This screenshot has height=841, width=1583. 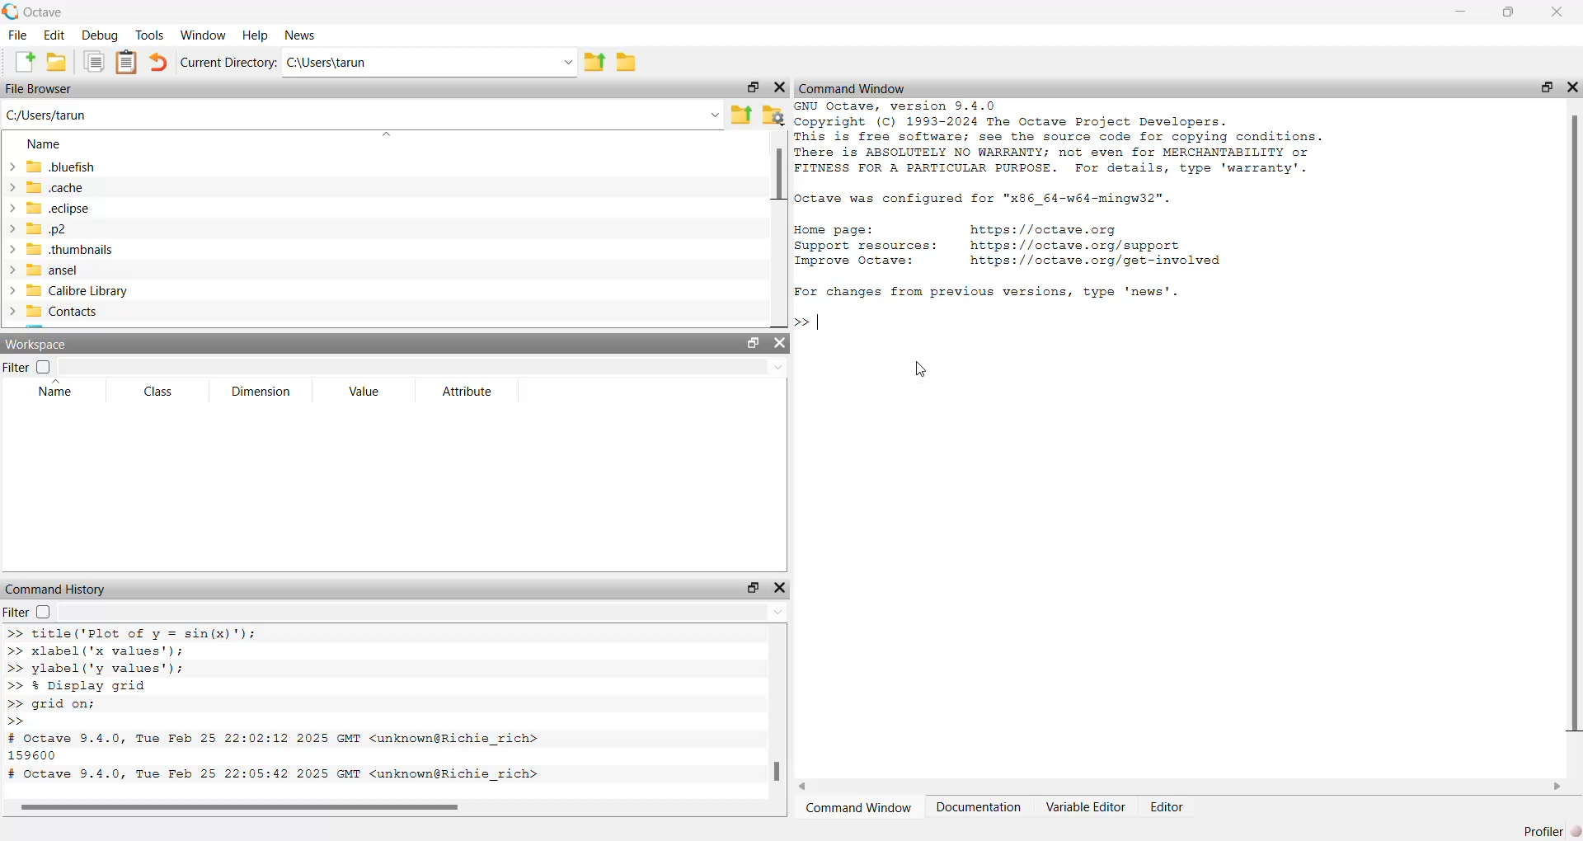 I want to click on Value, so click(x=364, y=392).